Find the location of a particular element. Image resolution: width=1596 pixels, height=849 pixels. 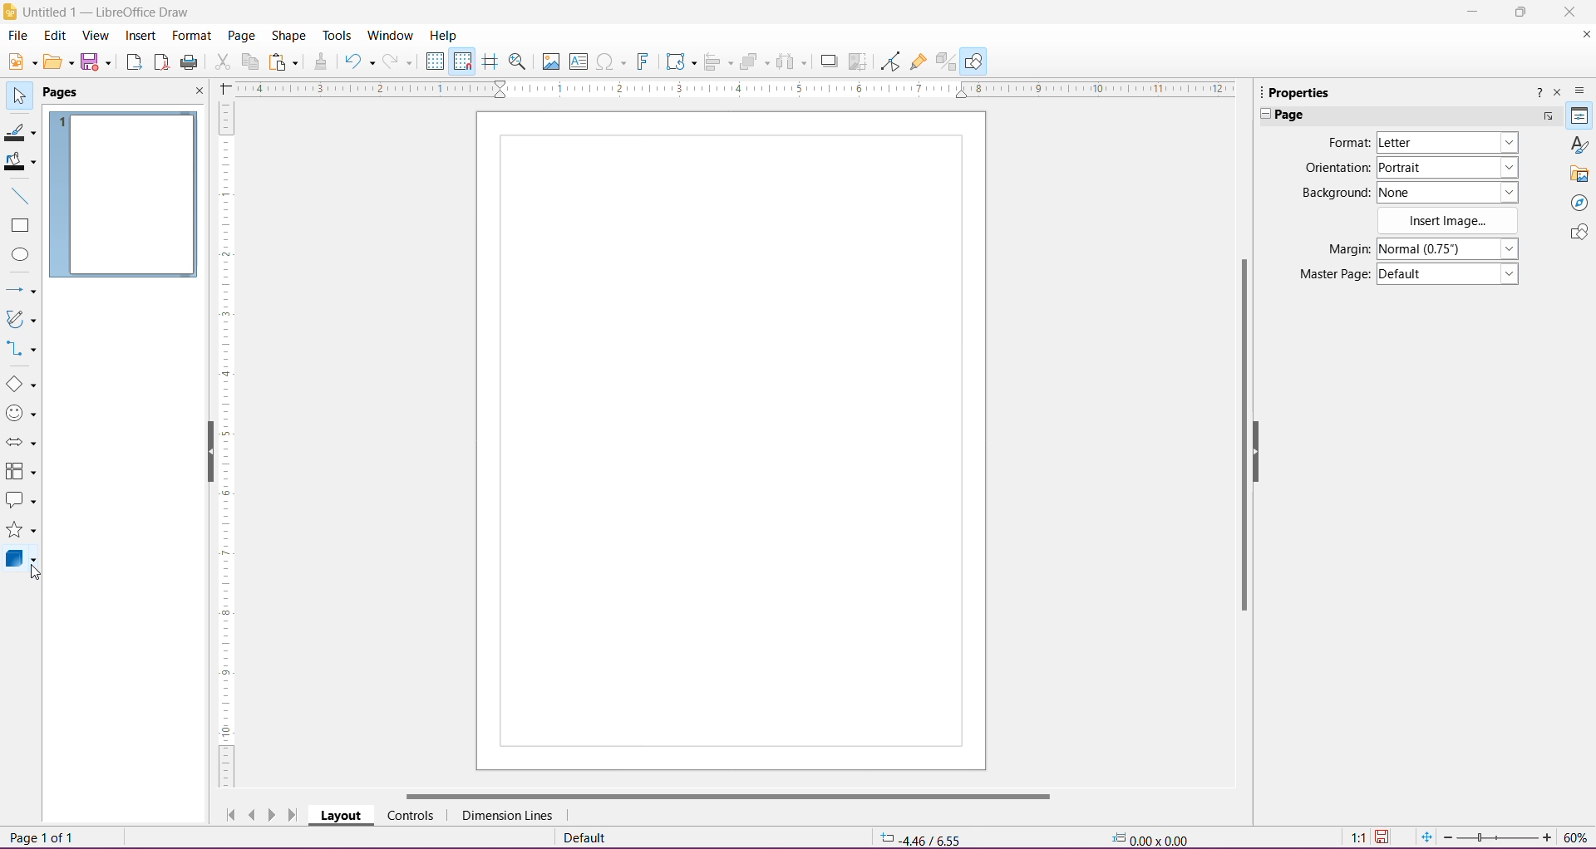

View is located at coordinates (96, 37).